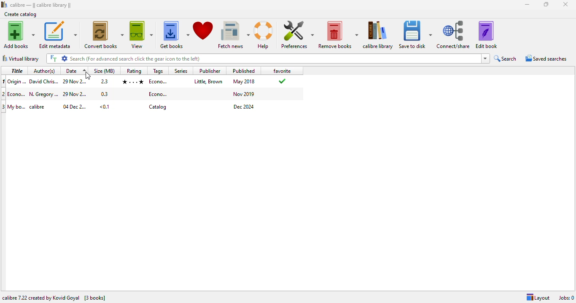 The image size is (576, 303). Describe the element at coordinates (75, 70) in the screenshot. I see `date` at that location.